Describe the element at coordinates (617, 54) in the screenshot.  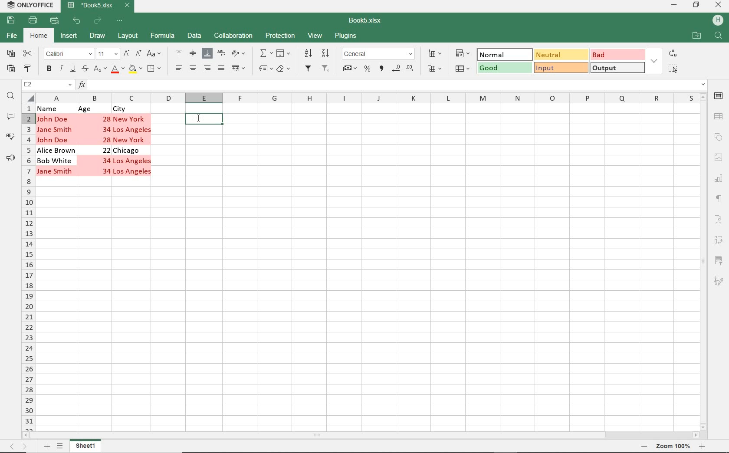
I see `BAD` at that location.